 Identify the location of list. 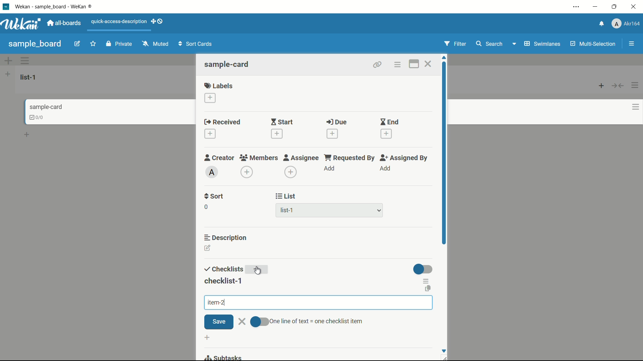
(286, 196).